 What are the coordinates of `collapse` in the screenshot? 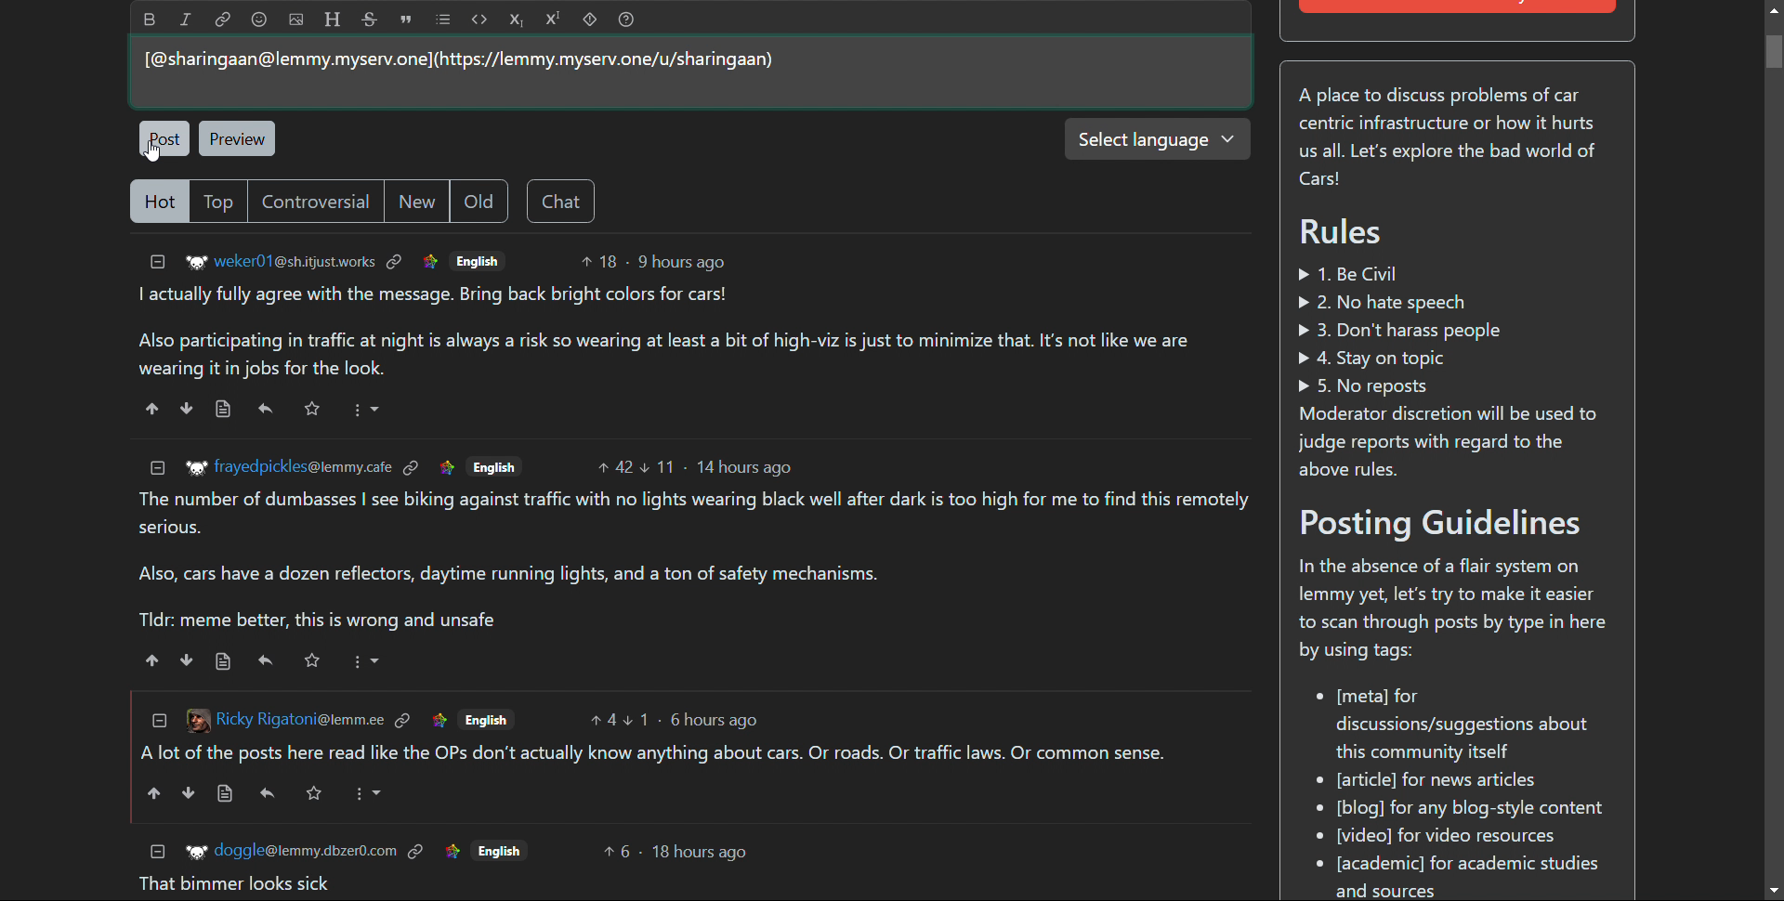 It's located at (157, 720).